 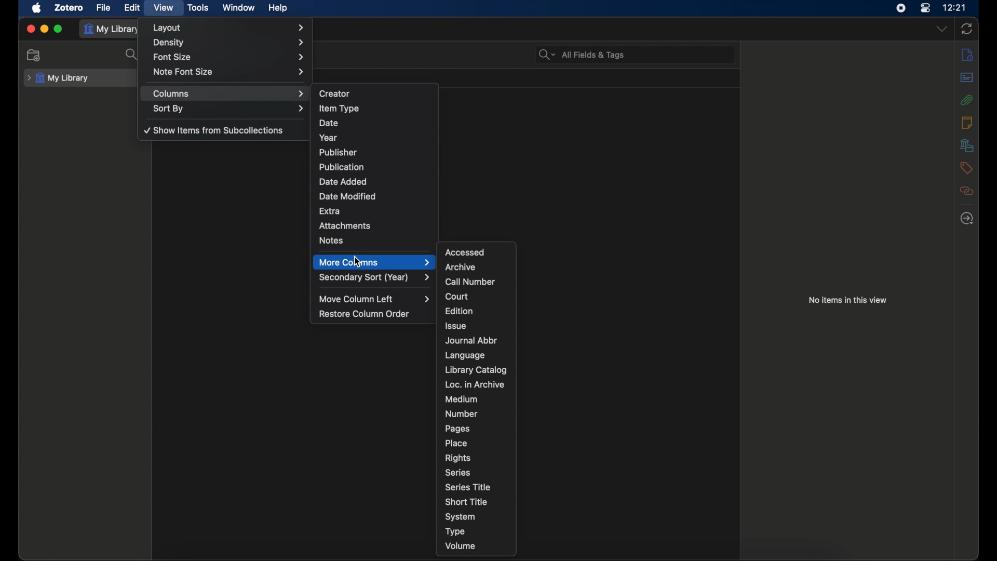 What do you see at coordinates (345, 225) in the screenshot?
I see `attachments` at bounding box center [345, 225].